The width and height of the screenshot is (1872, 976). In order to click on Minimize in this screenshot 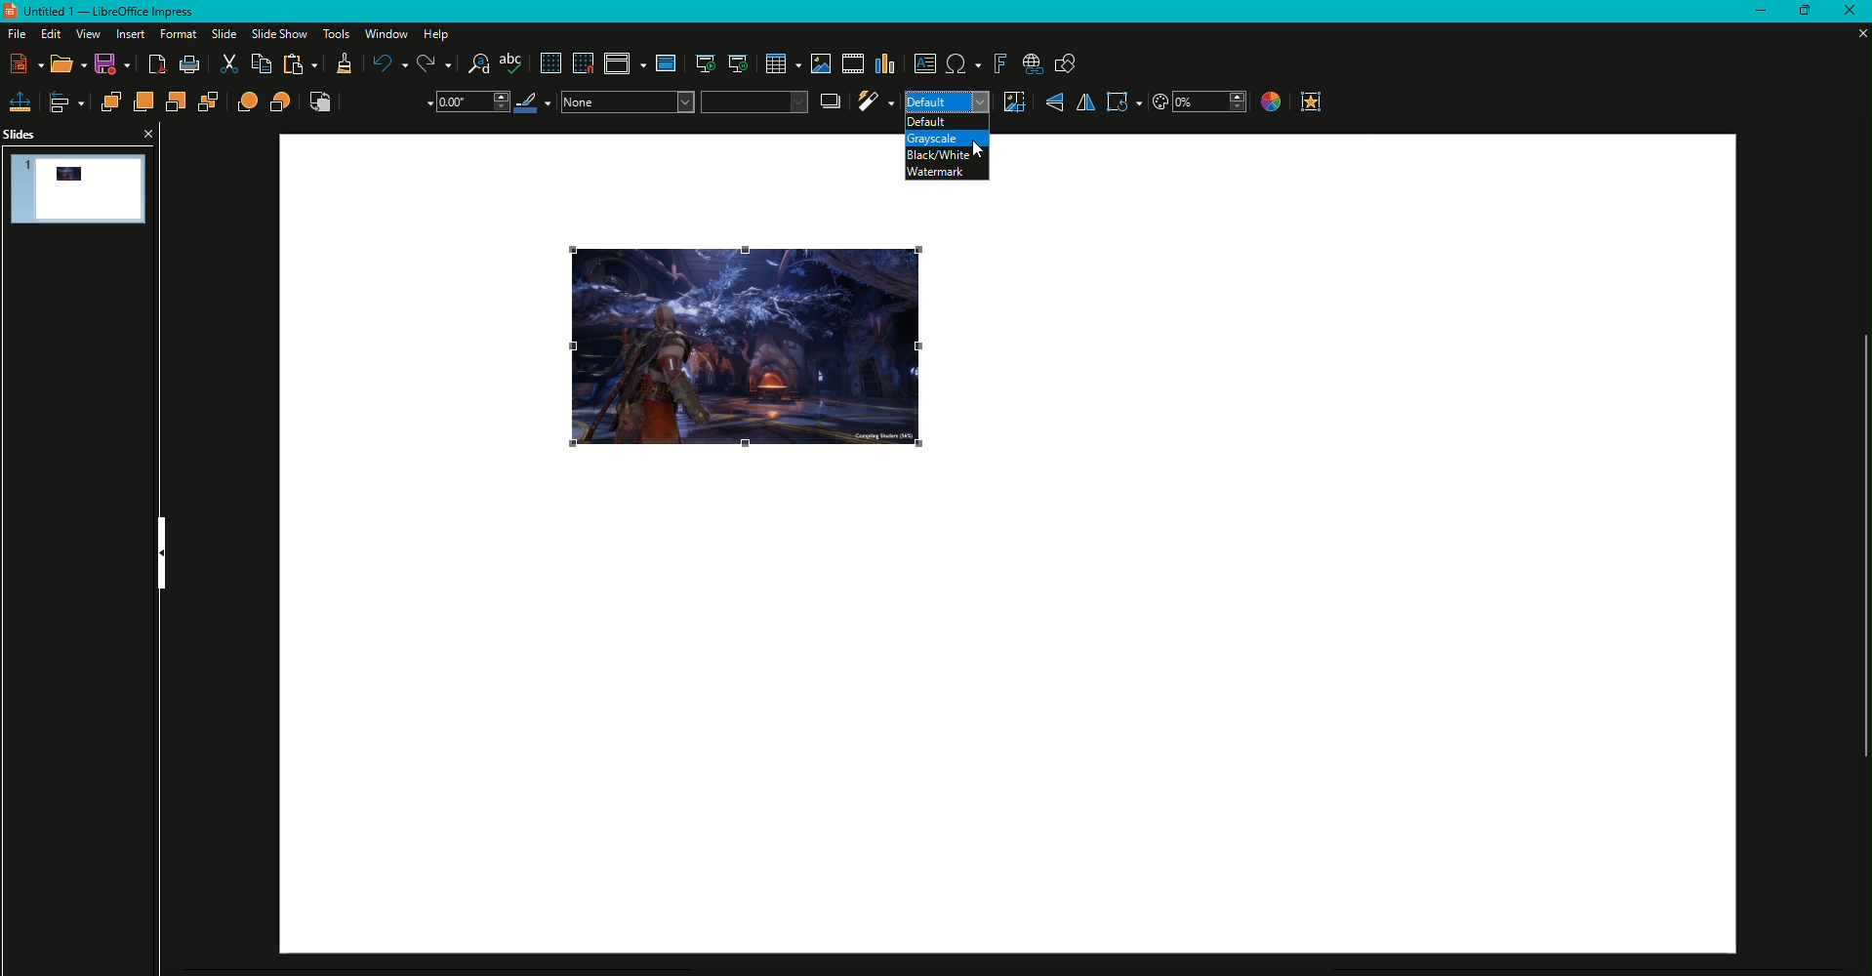, I will do `click(1752, 12)`.